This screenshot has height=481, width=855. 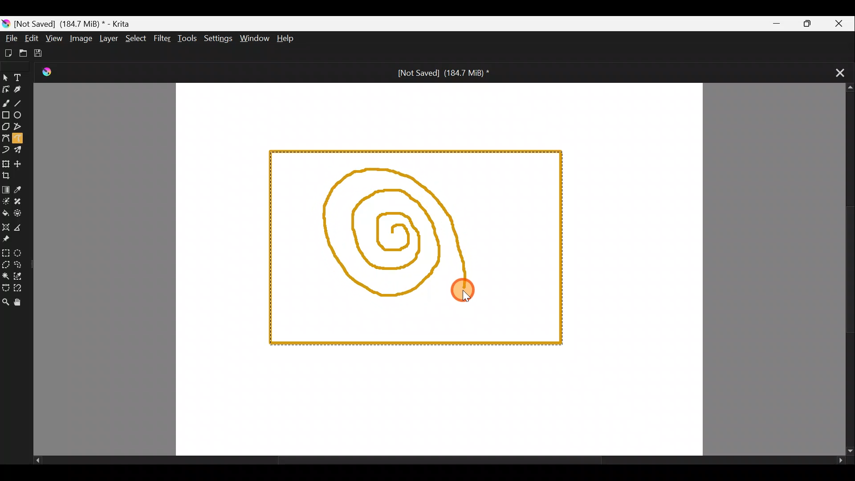 I want to click on Close tab, so click(x=834, y=74).